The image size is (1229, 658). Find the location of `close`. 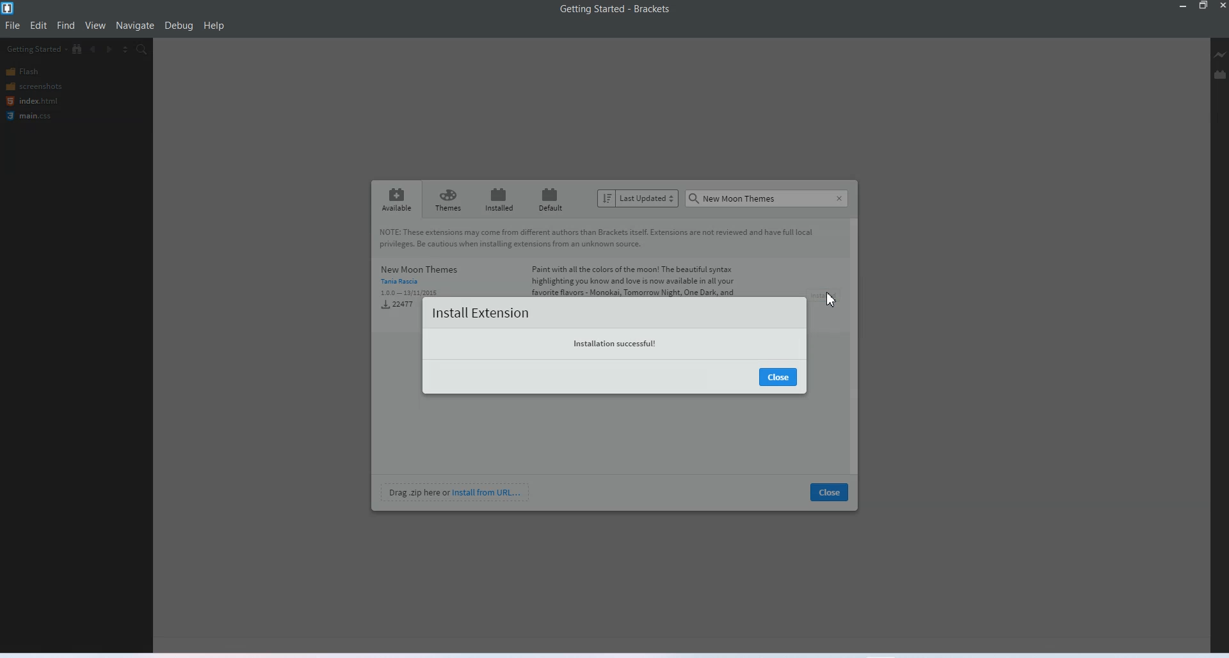

close is located at coordinates (828, 492).